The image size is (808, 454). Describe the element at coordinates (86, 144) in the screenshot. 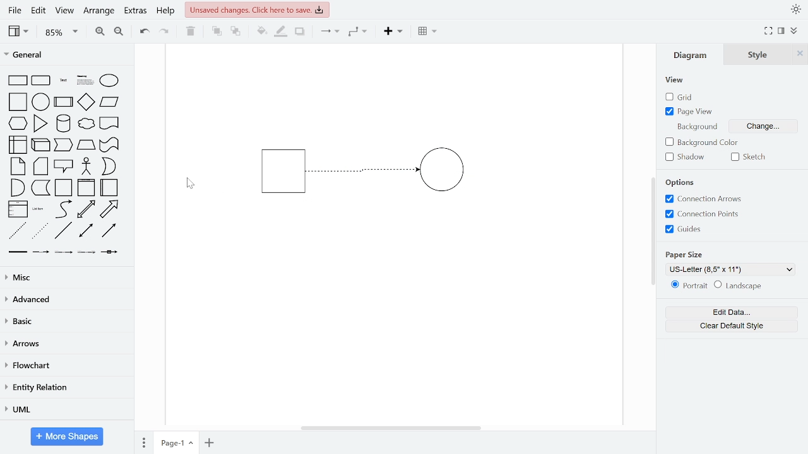

I see `trapezoid` at that location.